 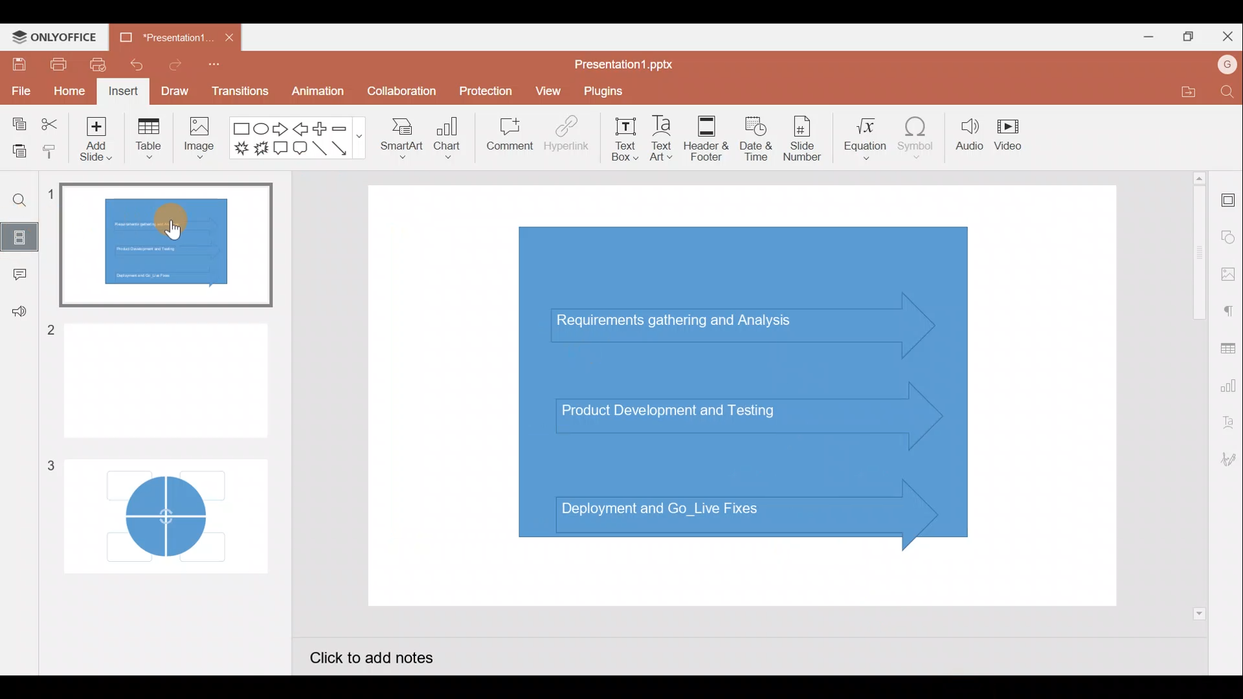 What do you see at coordinates (238, 129) in the screenshot?
I see `Rectangle` at bounding box center [238, 129].